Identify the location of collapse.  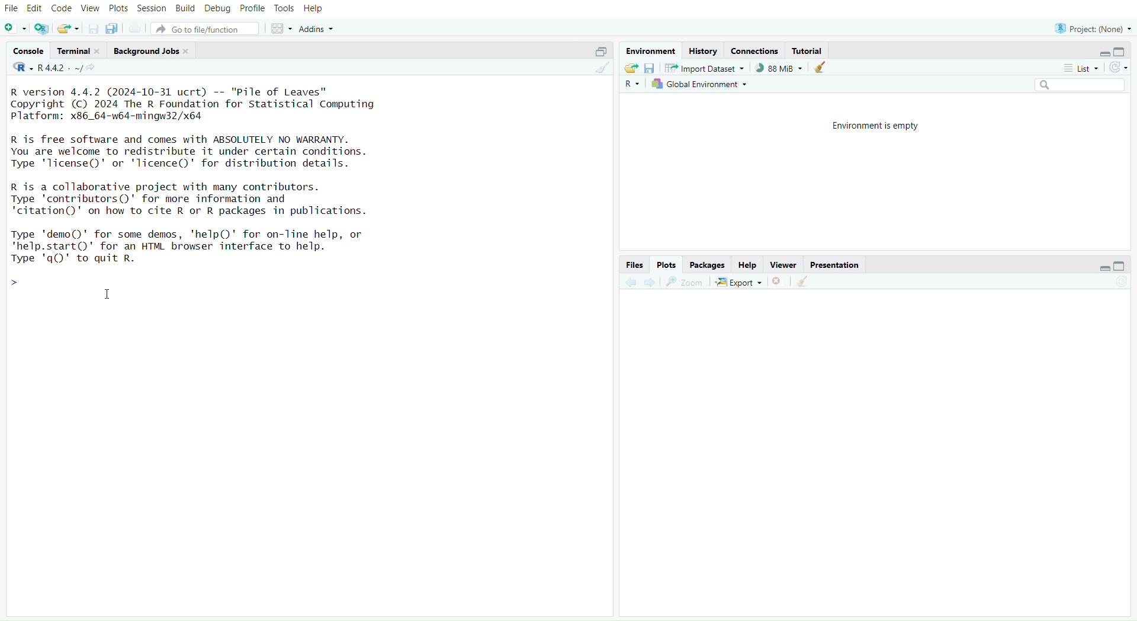
(1122, 52).